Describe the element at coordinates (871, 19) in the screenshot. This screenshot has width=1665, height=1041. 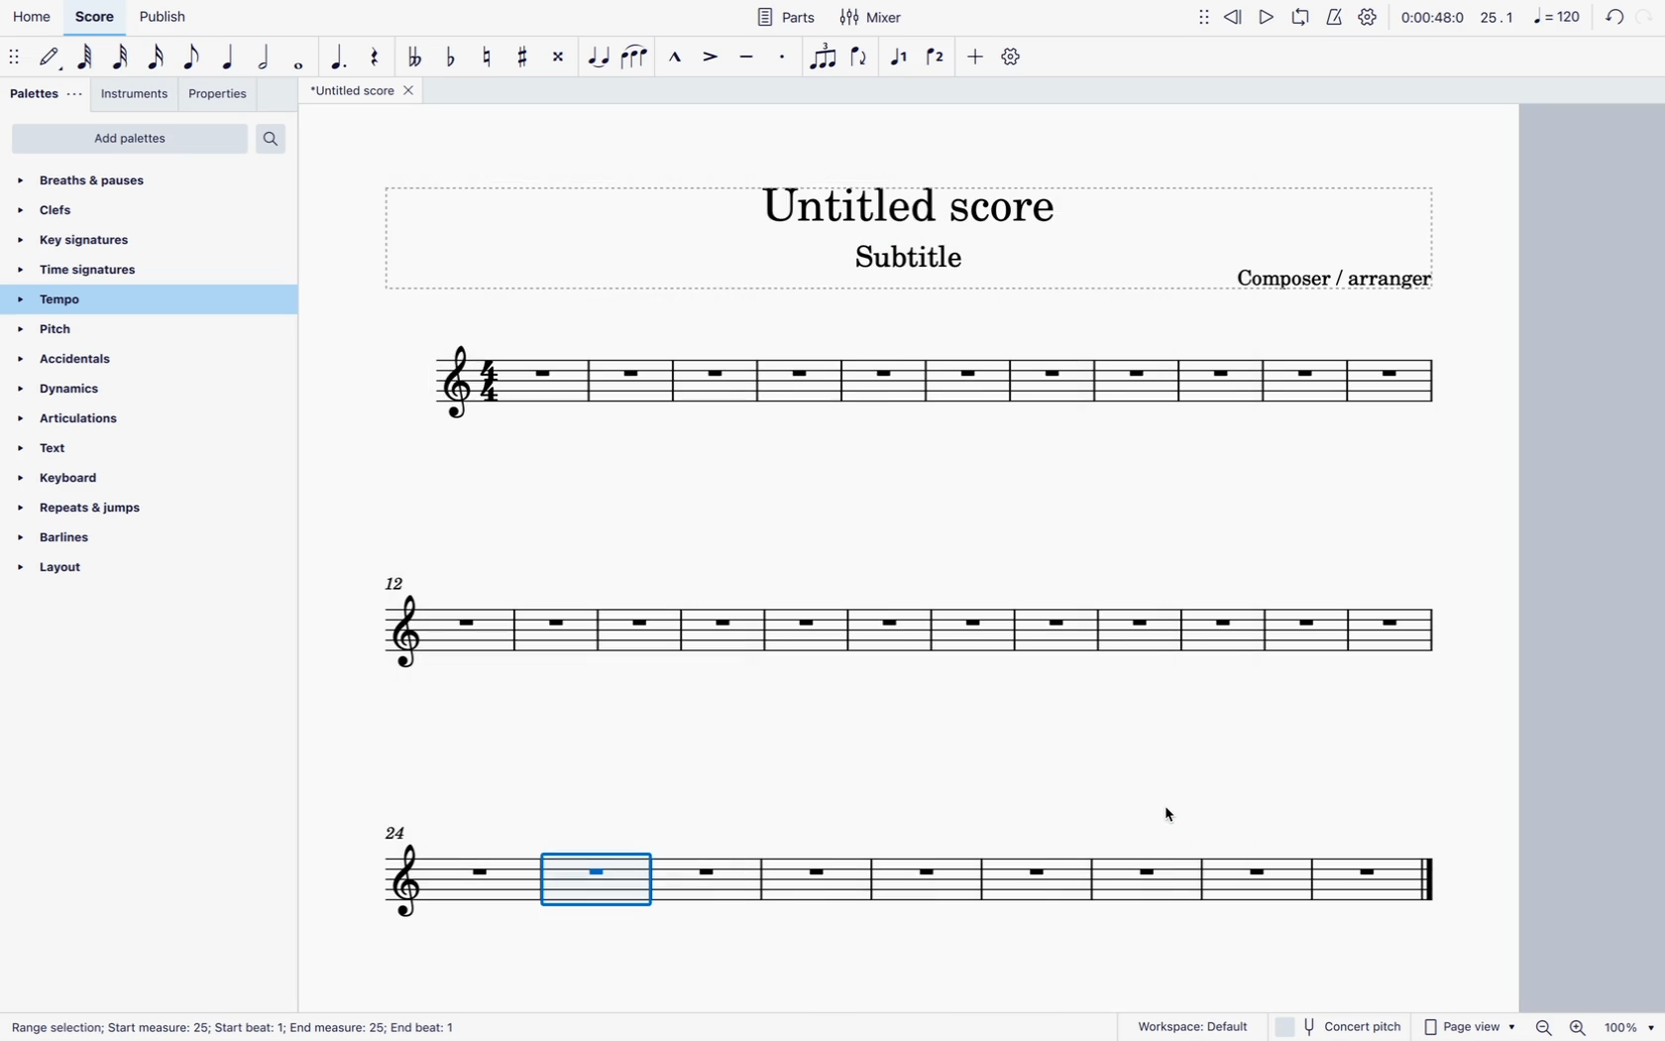
I see `mixer` at that location.